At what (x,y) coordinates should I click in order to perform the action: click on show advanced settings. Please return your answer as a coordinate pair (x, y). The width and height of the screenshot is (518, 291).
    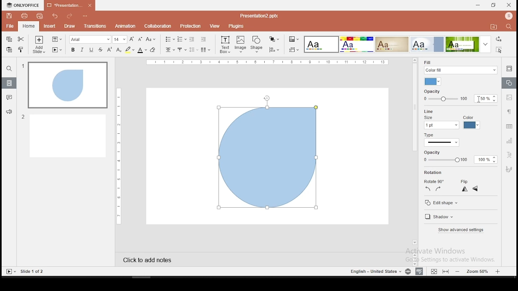
    Looking at the image, I should click on (461, 230).